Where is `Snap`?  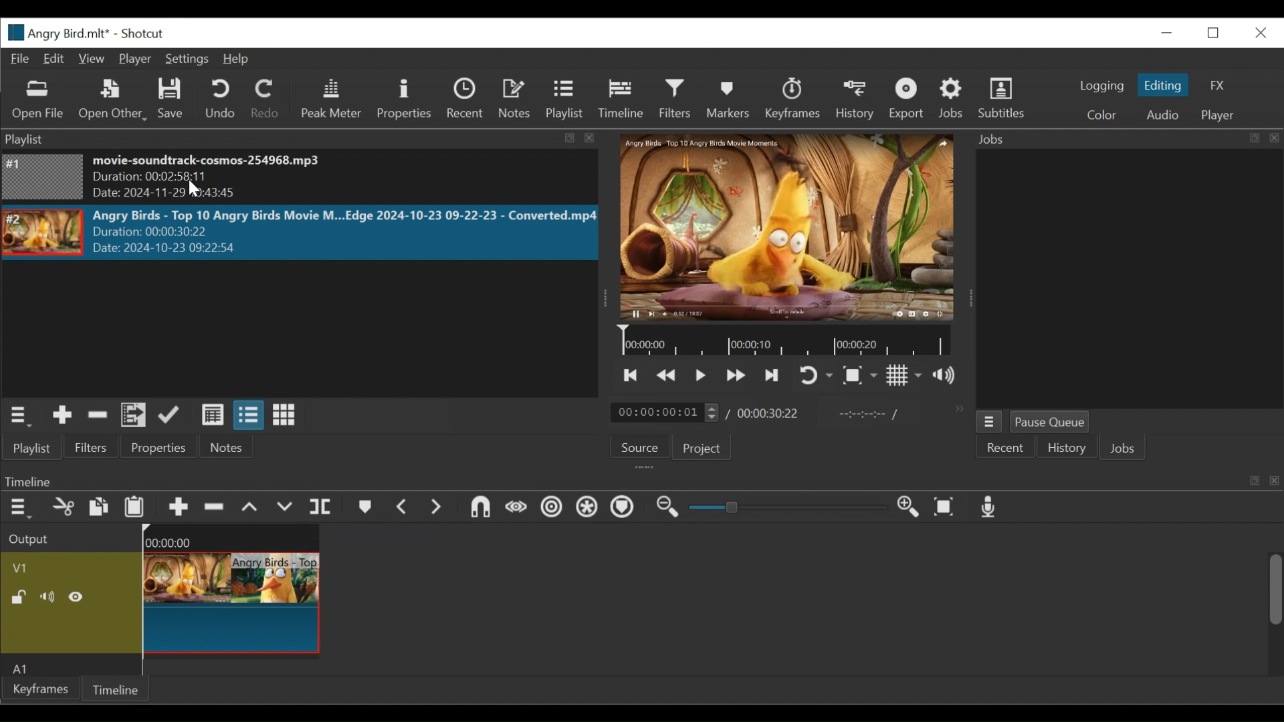
Snap is located at coordinates (478, 509).